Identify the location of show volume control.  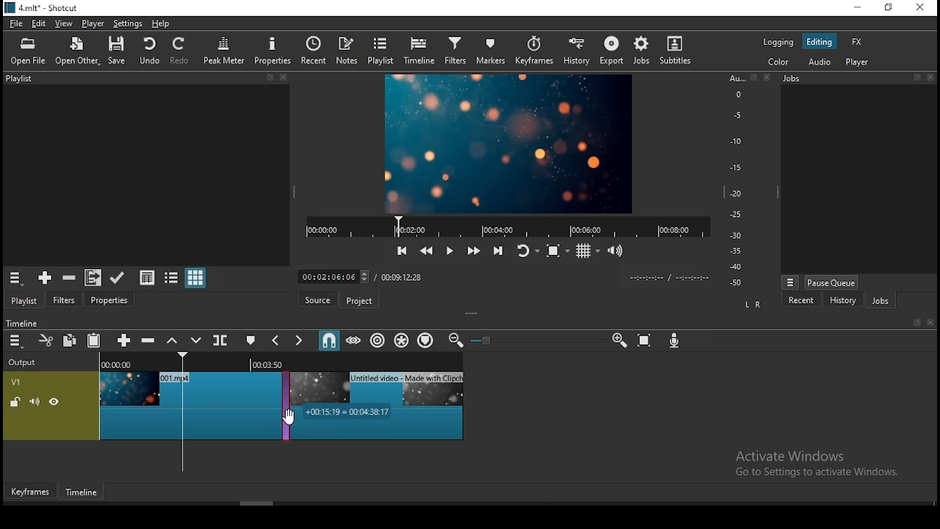
(615, 252).